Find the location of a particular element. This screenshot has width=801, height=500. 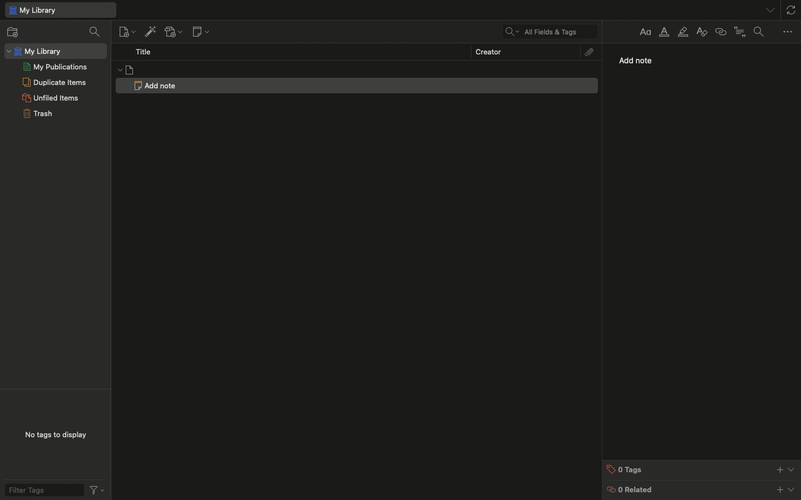

Filter collections is located at coordinates (95, 32).